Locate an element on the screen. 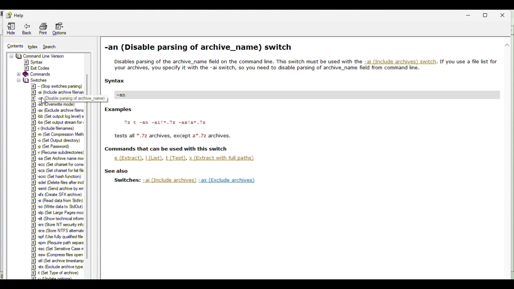 The image size is (514, 289). Hide is located at coordinates (8, 28).